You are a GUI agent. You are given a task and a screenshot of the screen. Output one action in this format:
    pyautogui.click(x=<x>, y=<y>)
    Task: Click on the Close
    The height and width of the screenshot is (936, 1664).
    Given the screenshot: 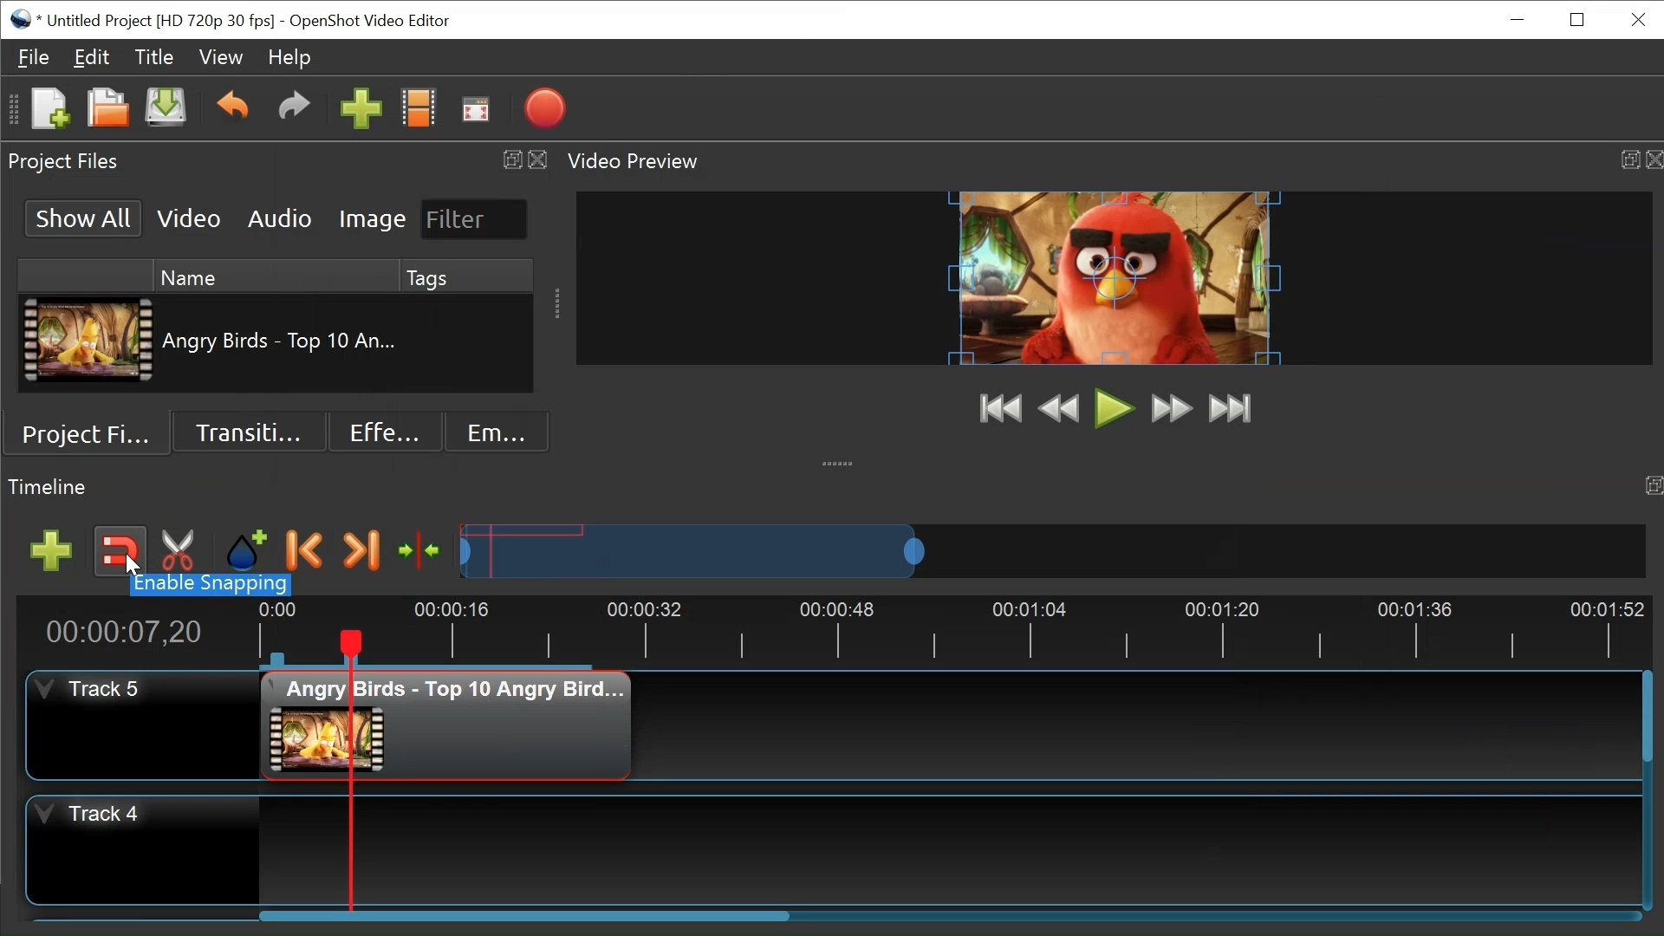 What is the action you would take?
    pyautogui.click(x=1578, y=19)
    